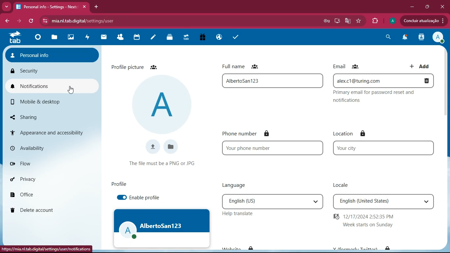  What do you see at coordinates (15, 38) in the screenshot?
I see `tab` at bounding box center [15, 38].